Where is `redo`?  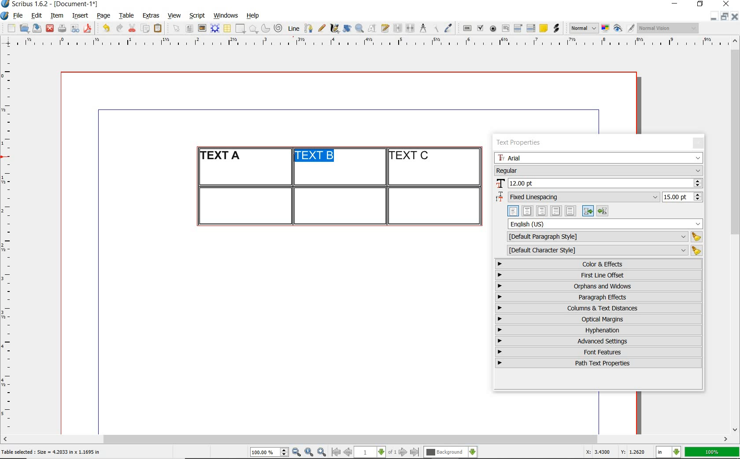 redo is located at coordinates (118, 27).